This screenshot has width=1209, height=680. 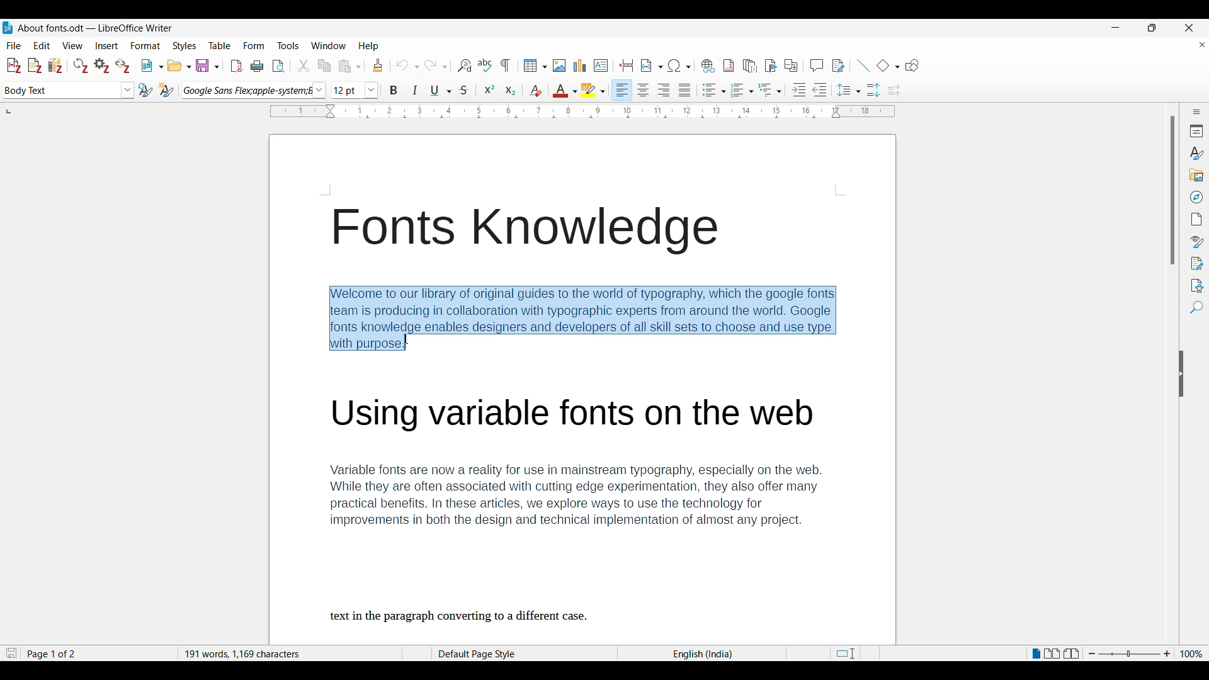 What do you see at coordinates (12, 653) in the screenshot?
I see `Indicates changes that need to be saved` at bounding box center [12, 653].